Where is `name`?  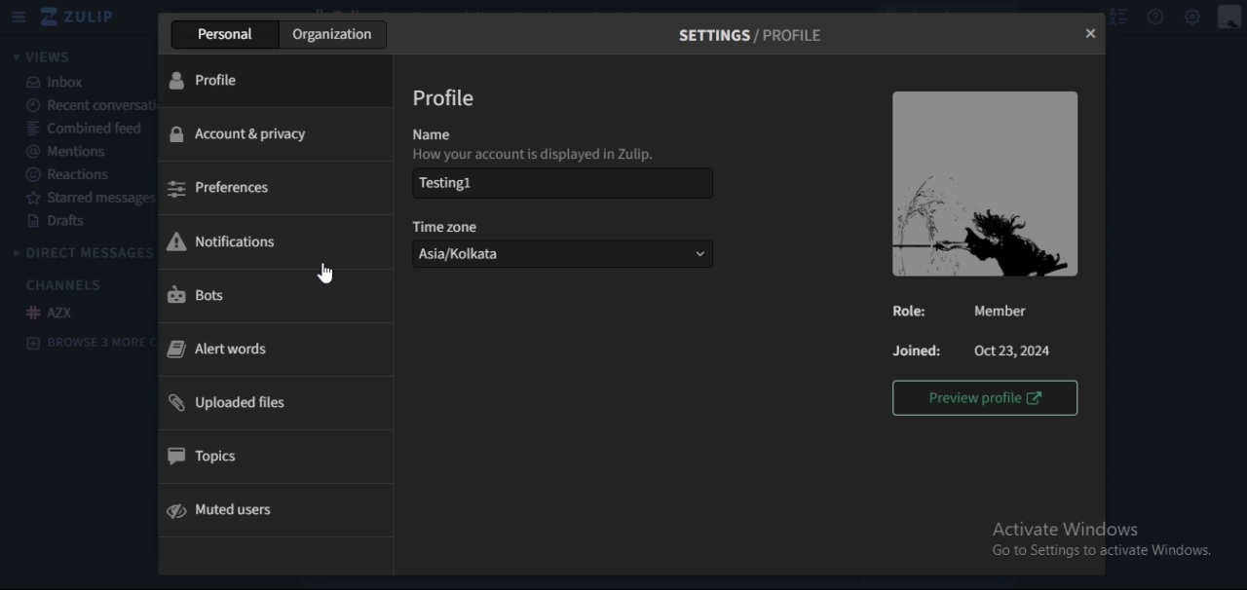 name is located at coordinates (437, 134).